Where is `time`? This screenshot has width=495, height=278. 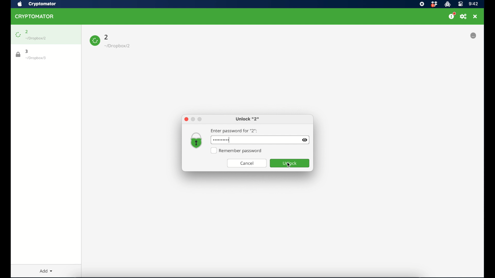 time is located at coordinates (473, 4).